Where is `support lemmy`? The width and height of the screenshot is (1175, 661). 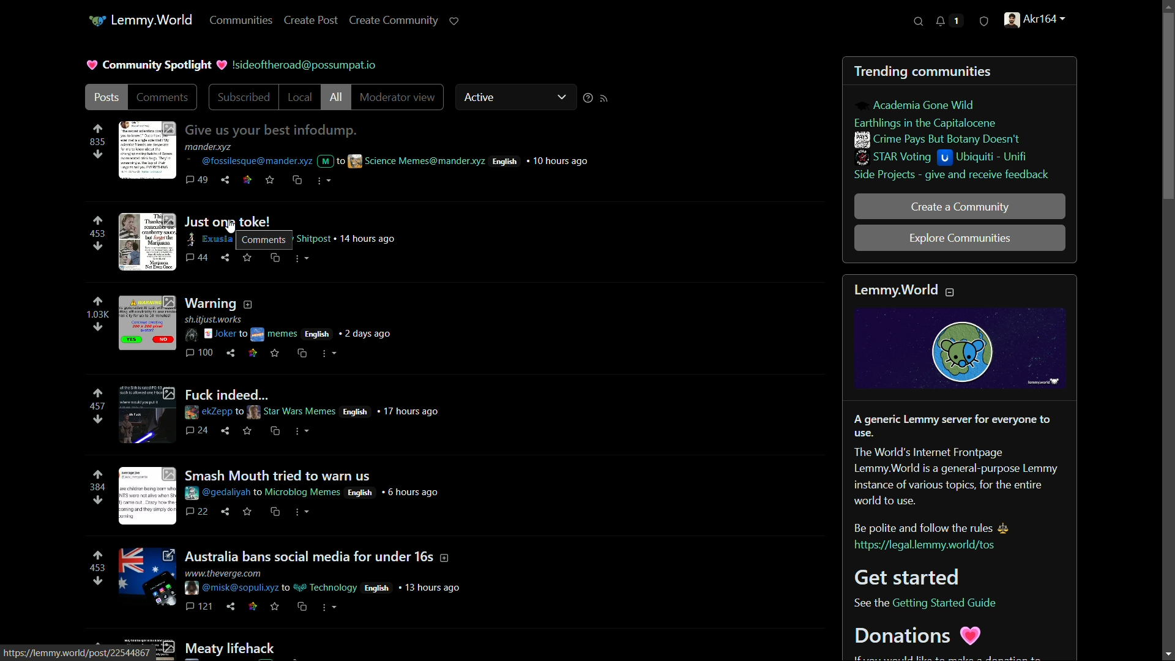
support lemmy is located at coordinates (455, 22).